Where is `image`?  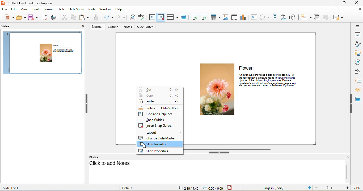 image is located at coordinates (226, 17).